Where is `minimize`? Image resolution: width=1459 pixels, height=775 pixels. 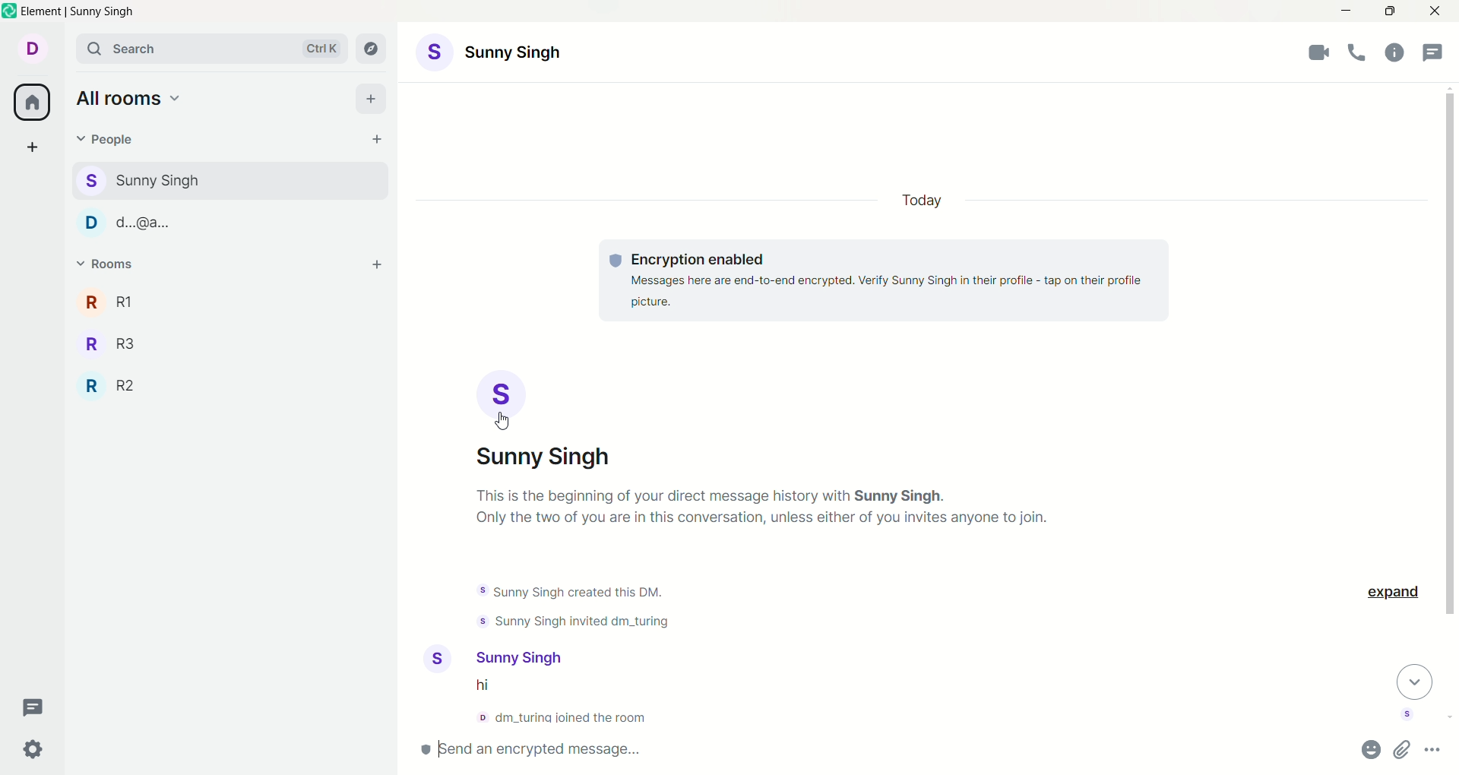
minimize is located at coordinates (1344, 9).